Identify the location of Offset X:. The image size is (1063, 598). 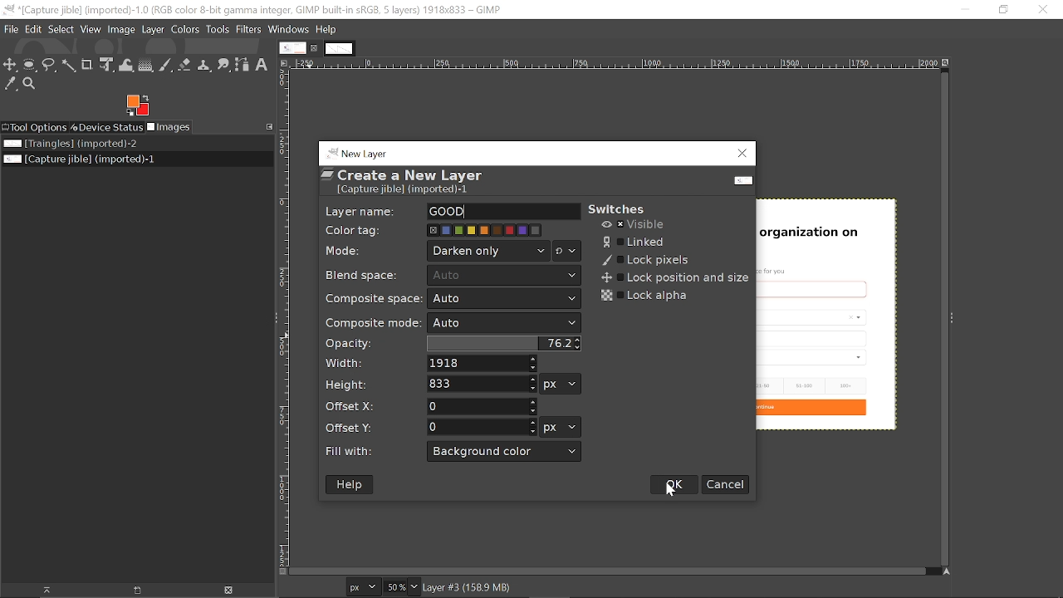
(358, 408).